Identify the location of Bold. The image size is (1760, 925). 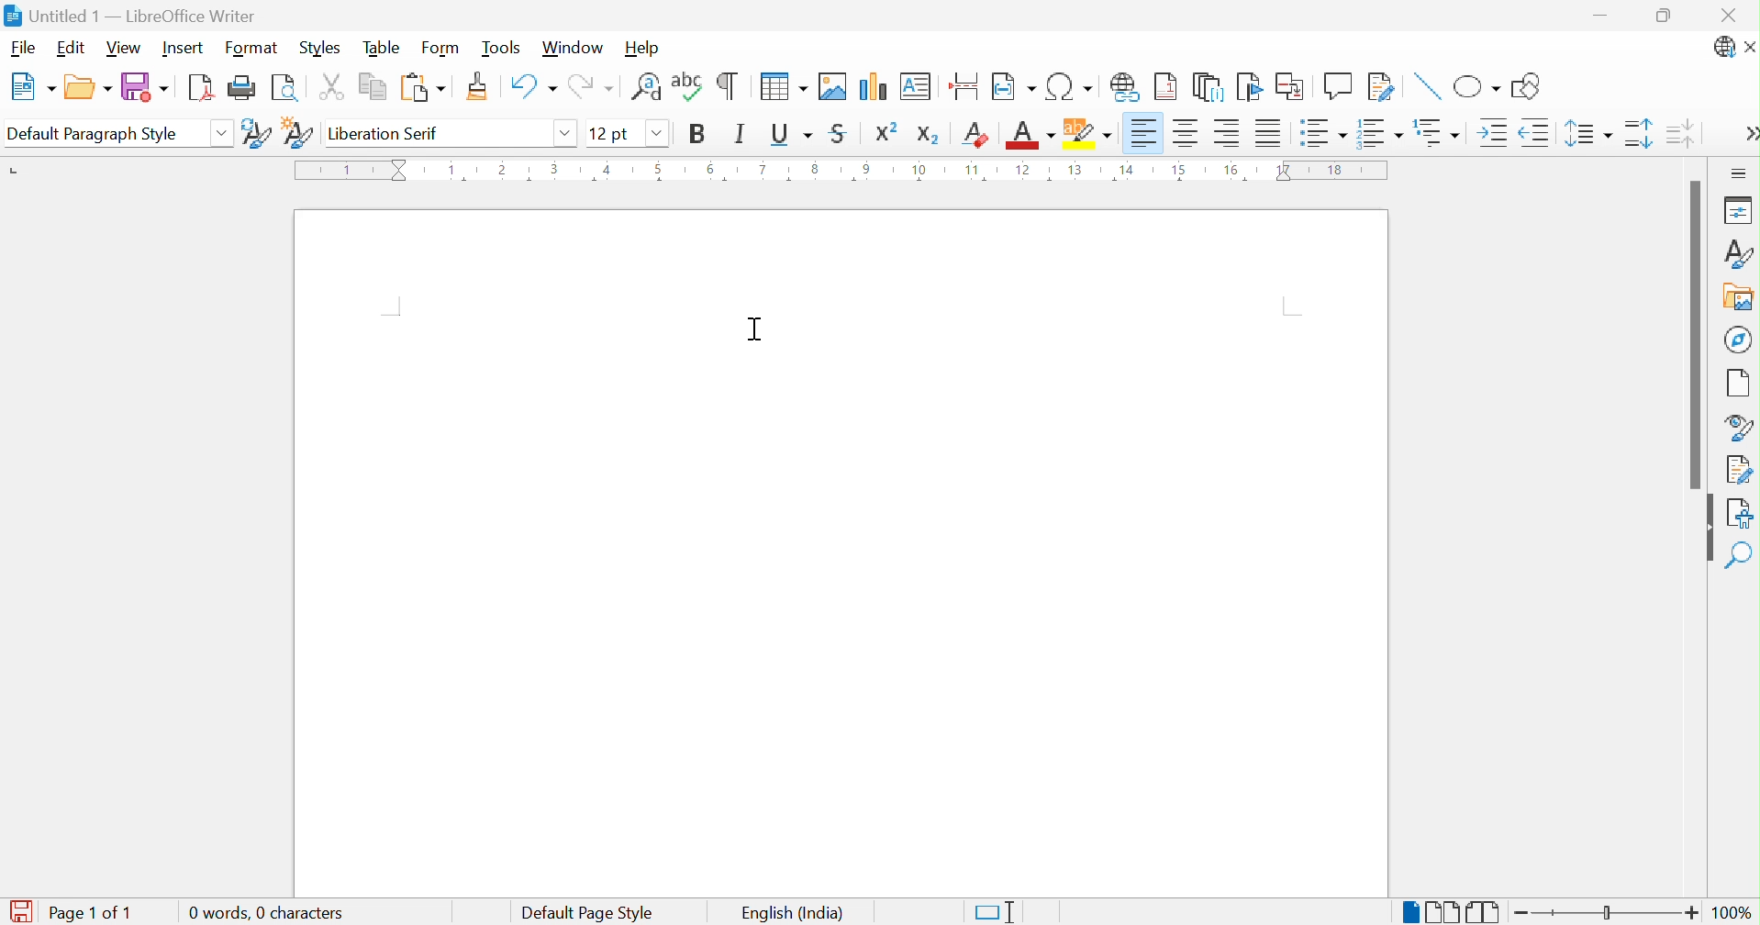
(701, 134).